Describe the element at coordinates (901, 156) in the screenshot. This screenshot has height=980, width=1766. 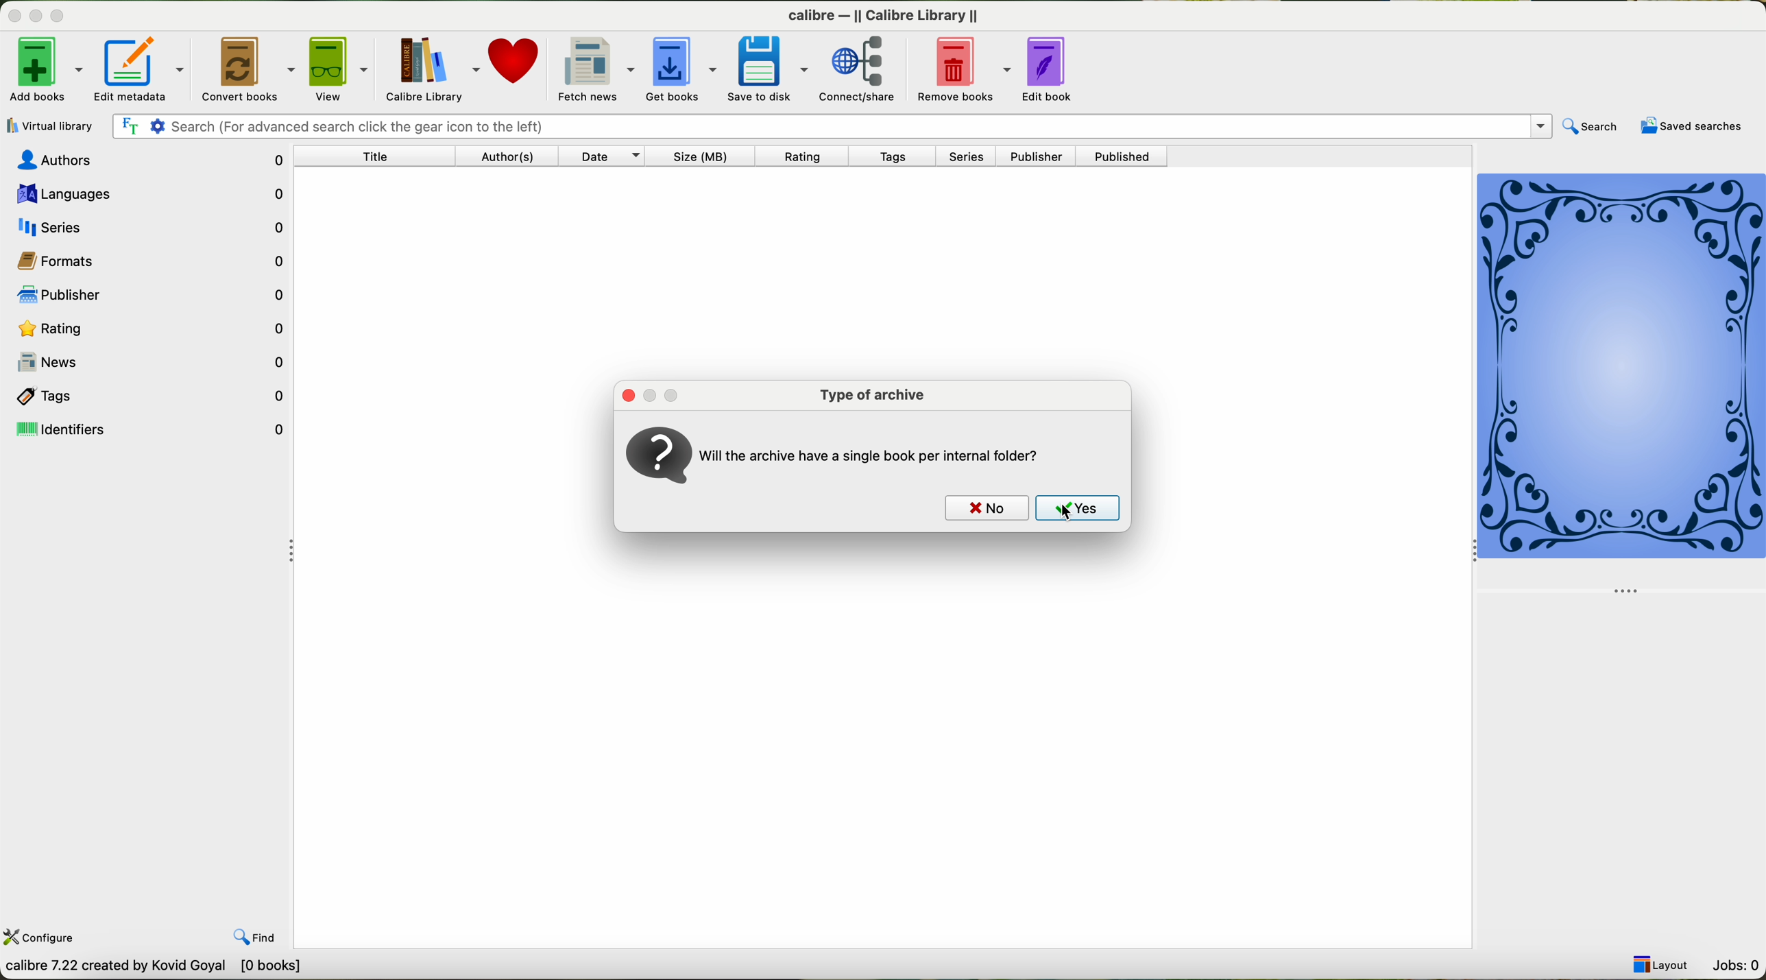
I see `tags` at that location.